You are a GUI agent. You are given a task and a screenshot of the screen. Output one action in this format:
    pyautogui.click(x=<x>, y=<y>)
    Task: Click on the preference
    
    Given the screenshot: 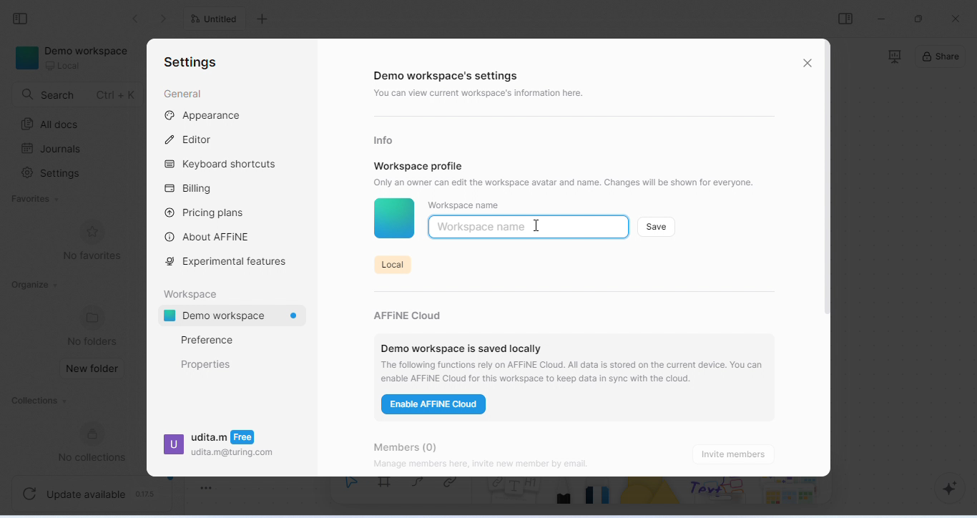 What is the action you would take?
    pyautogui.click(x=207, y=340)
    